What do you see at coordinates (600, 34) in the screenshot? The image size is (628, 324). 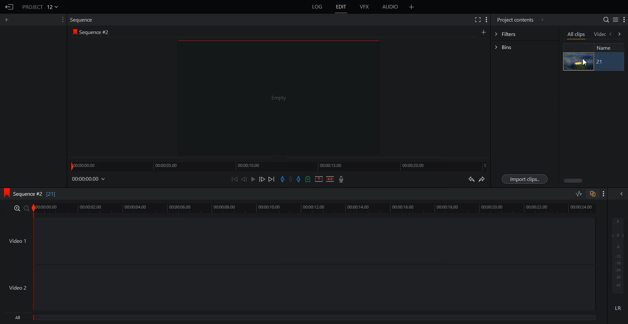 I see `Video` at bounding box center [600, 34].